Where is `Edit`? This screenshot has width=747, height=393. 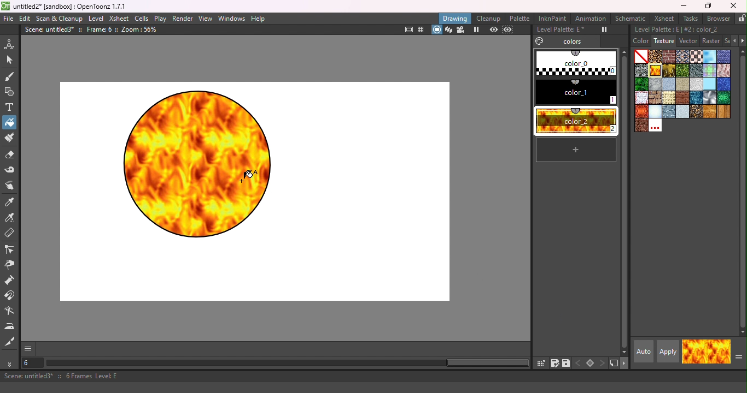
Edit is located at coordinates (25, 19).